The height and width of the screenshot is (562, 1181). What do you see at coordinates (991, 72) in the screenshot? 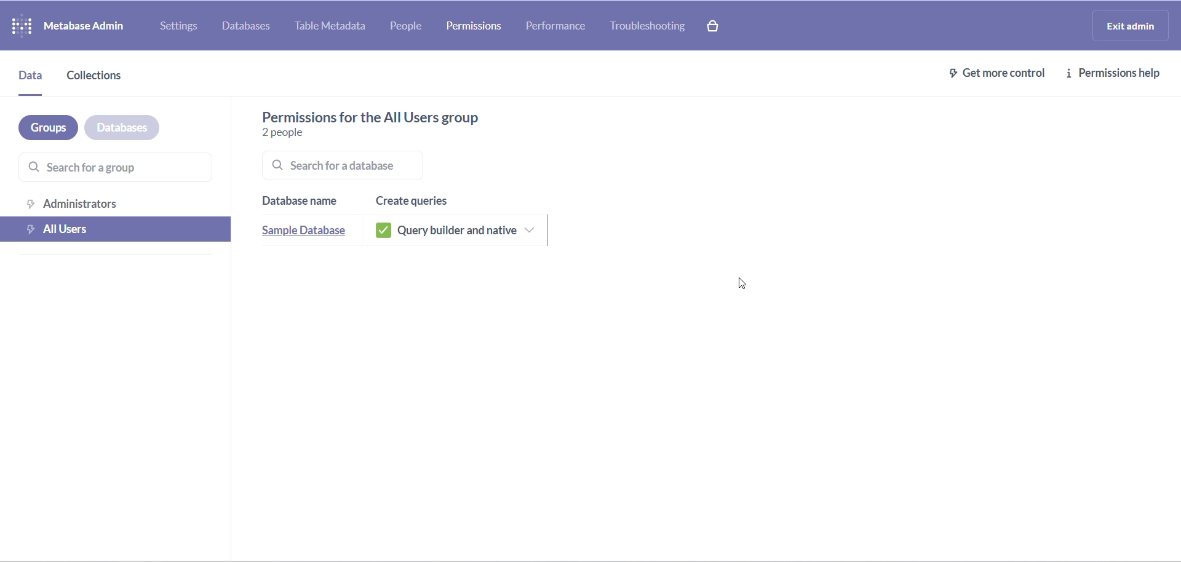
I see `get more control` at bounding box center [991, 72].